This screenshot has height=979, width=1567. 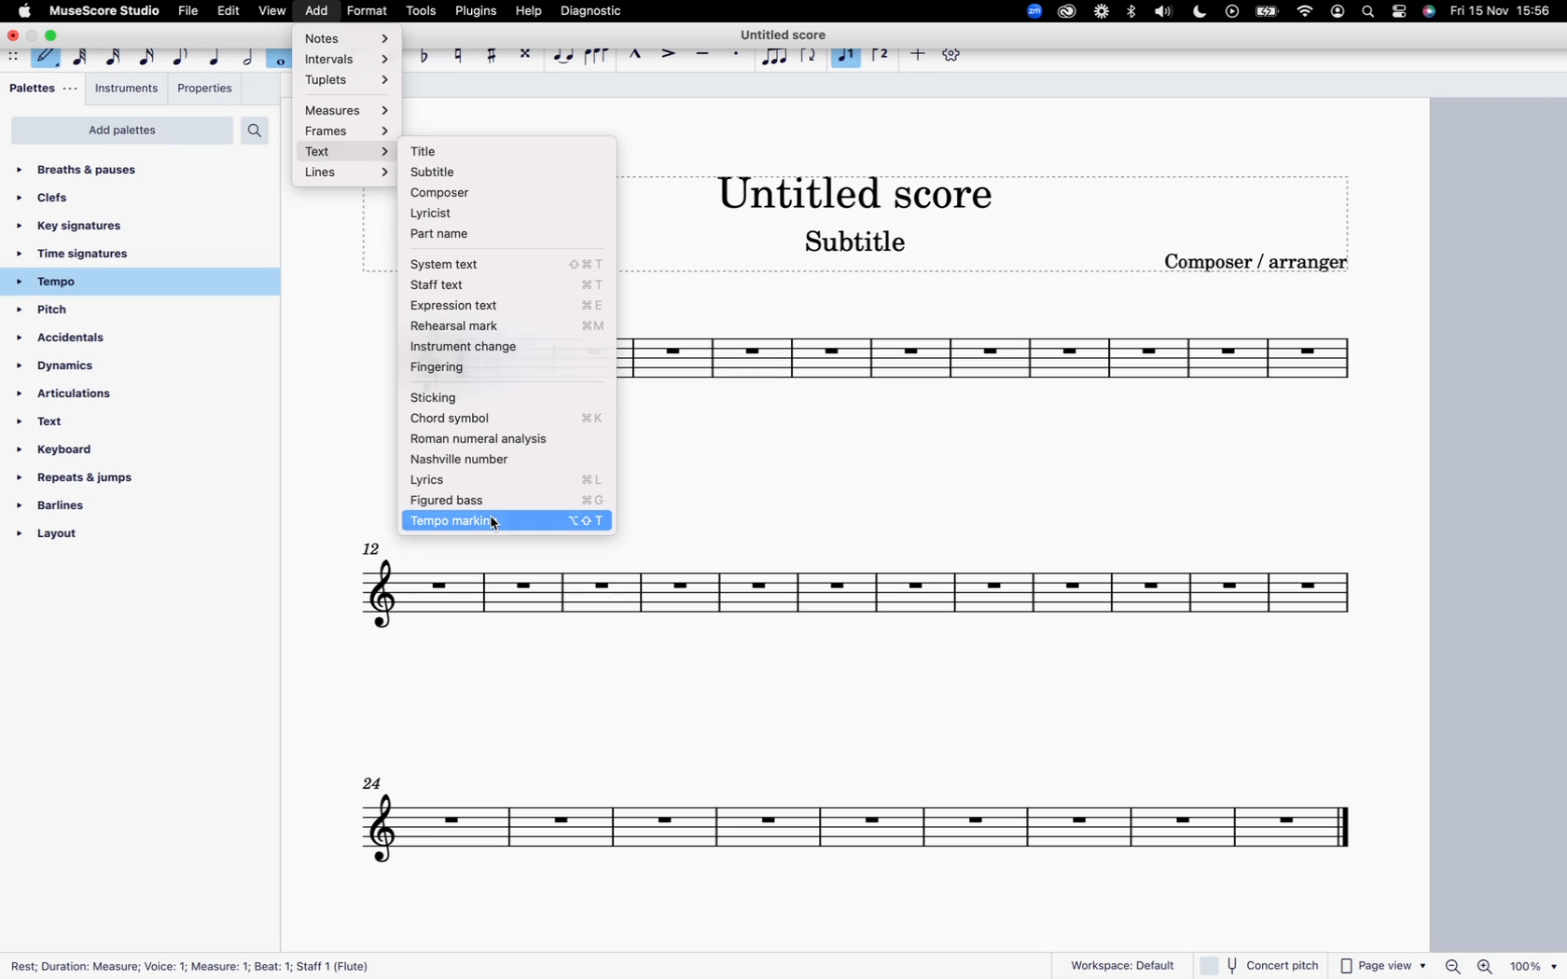 I want to click on score title, so click(x=858, y=191).